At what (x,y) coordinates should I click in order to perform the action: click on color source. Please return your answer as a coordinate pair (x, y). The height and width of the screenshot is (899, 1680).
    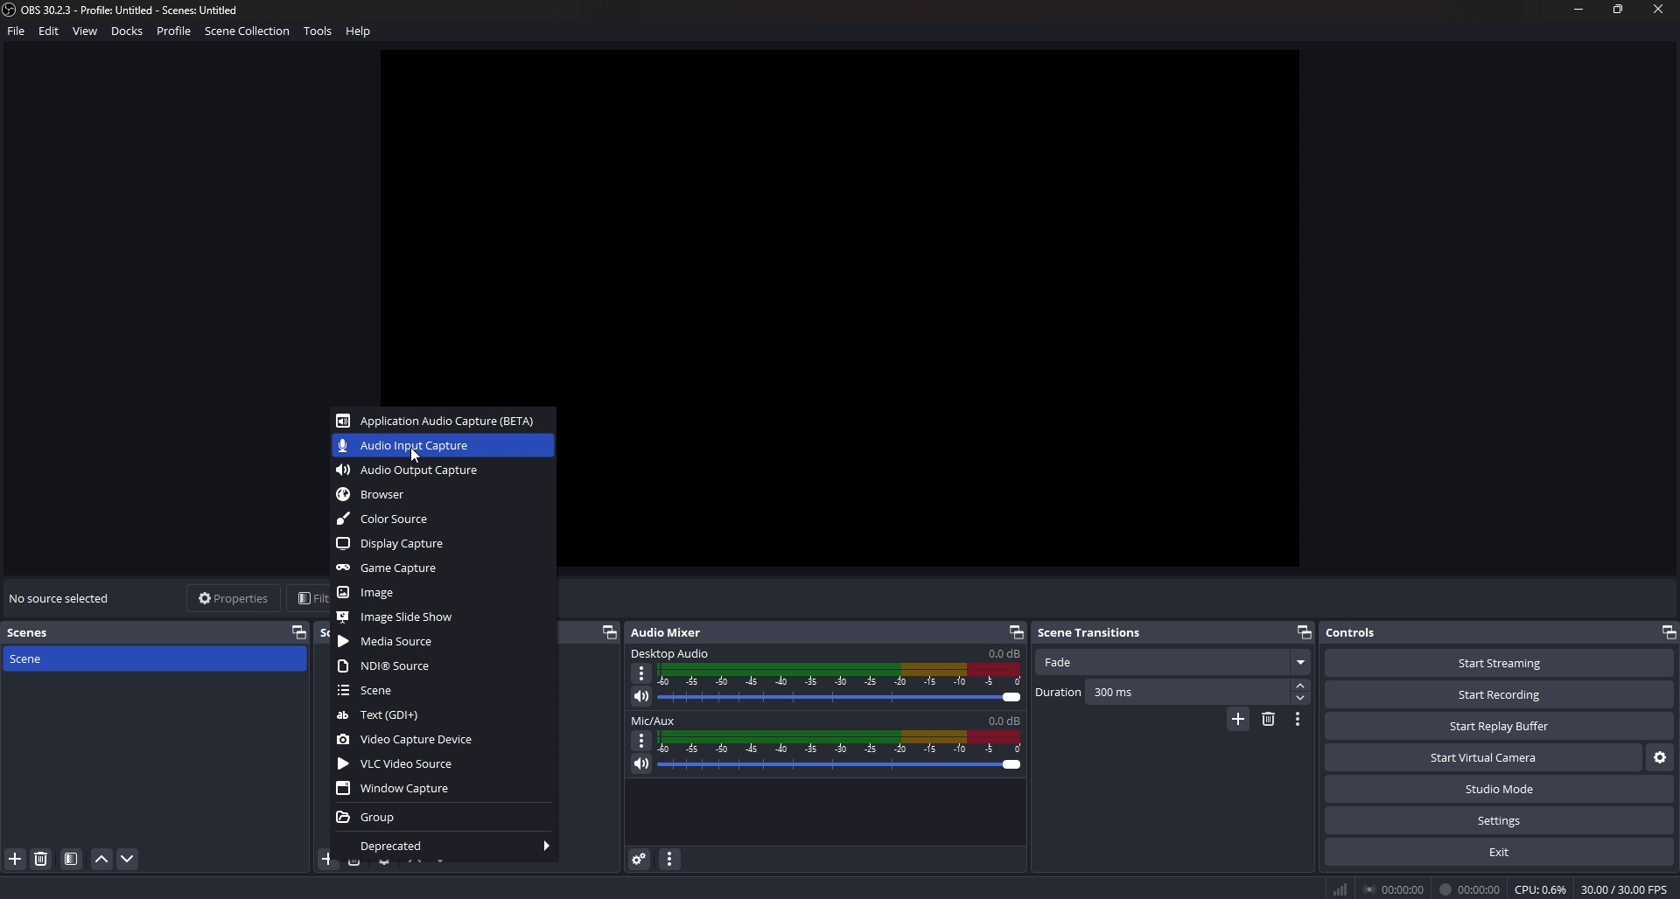
    Looking at the image, I should click on (443, 519).